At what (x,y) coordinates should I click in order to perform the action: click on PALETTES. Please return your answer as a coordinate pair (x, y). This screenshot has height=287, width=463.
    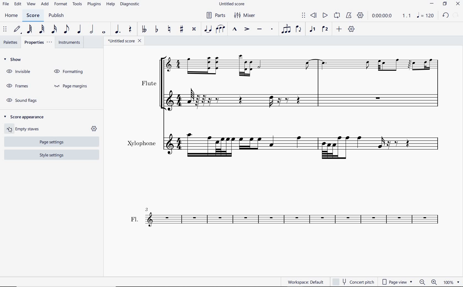
    Looking at the image, I should click on (10, 42).